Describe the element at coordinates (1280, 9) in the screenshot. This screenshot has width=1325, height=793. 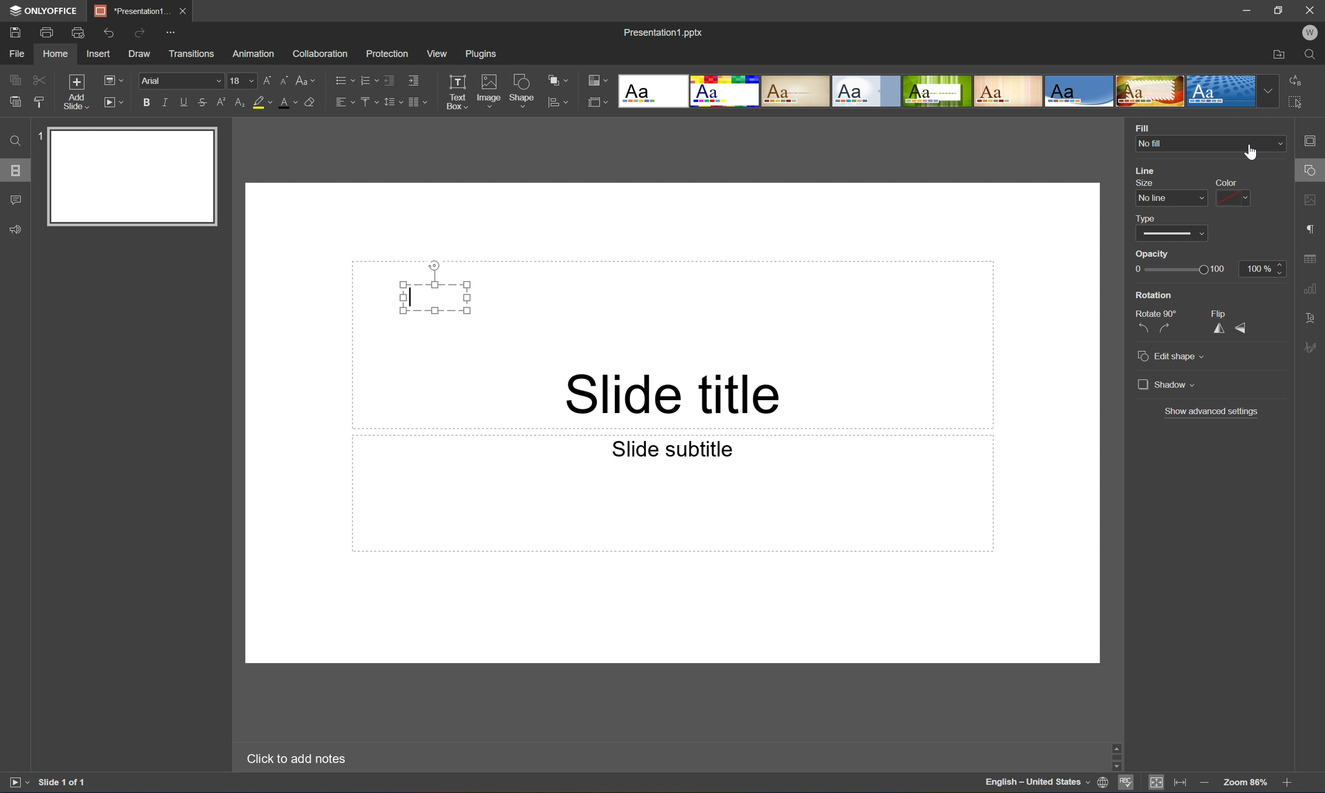
I see `Restore Down` at that location.